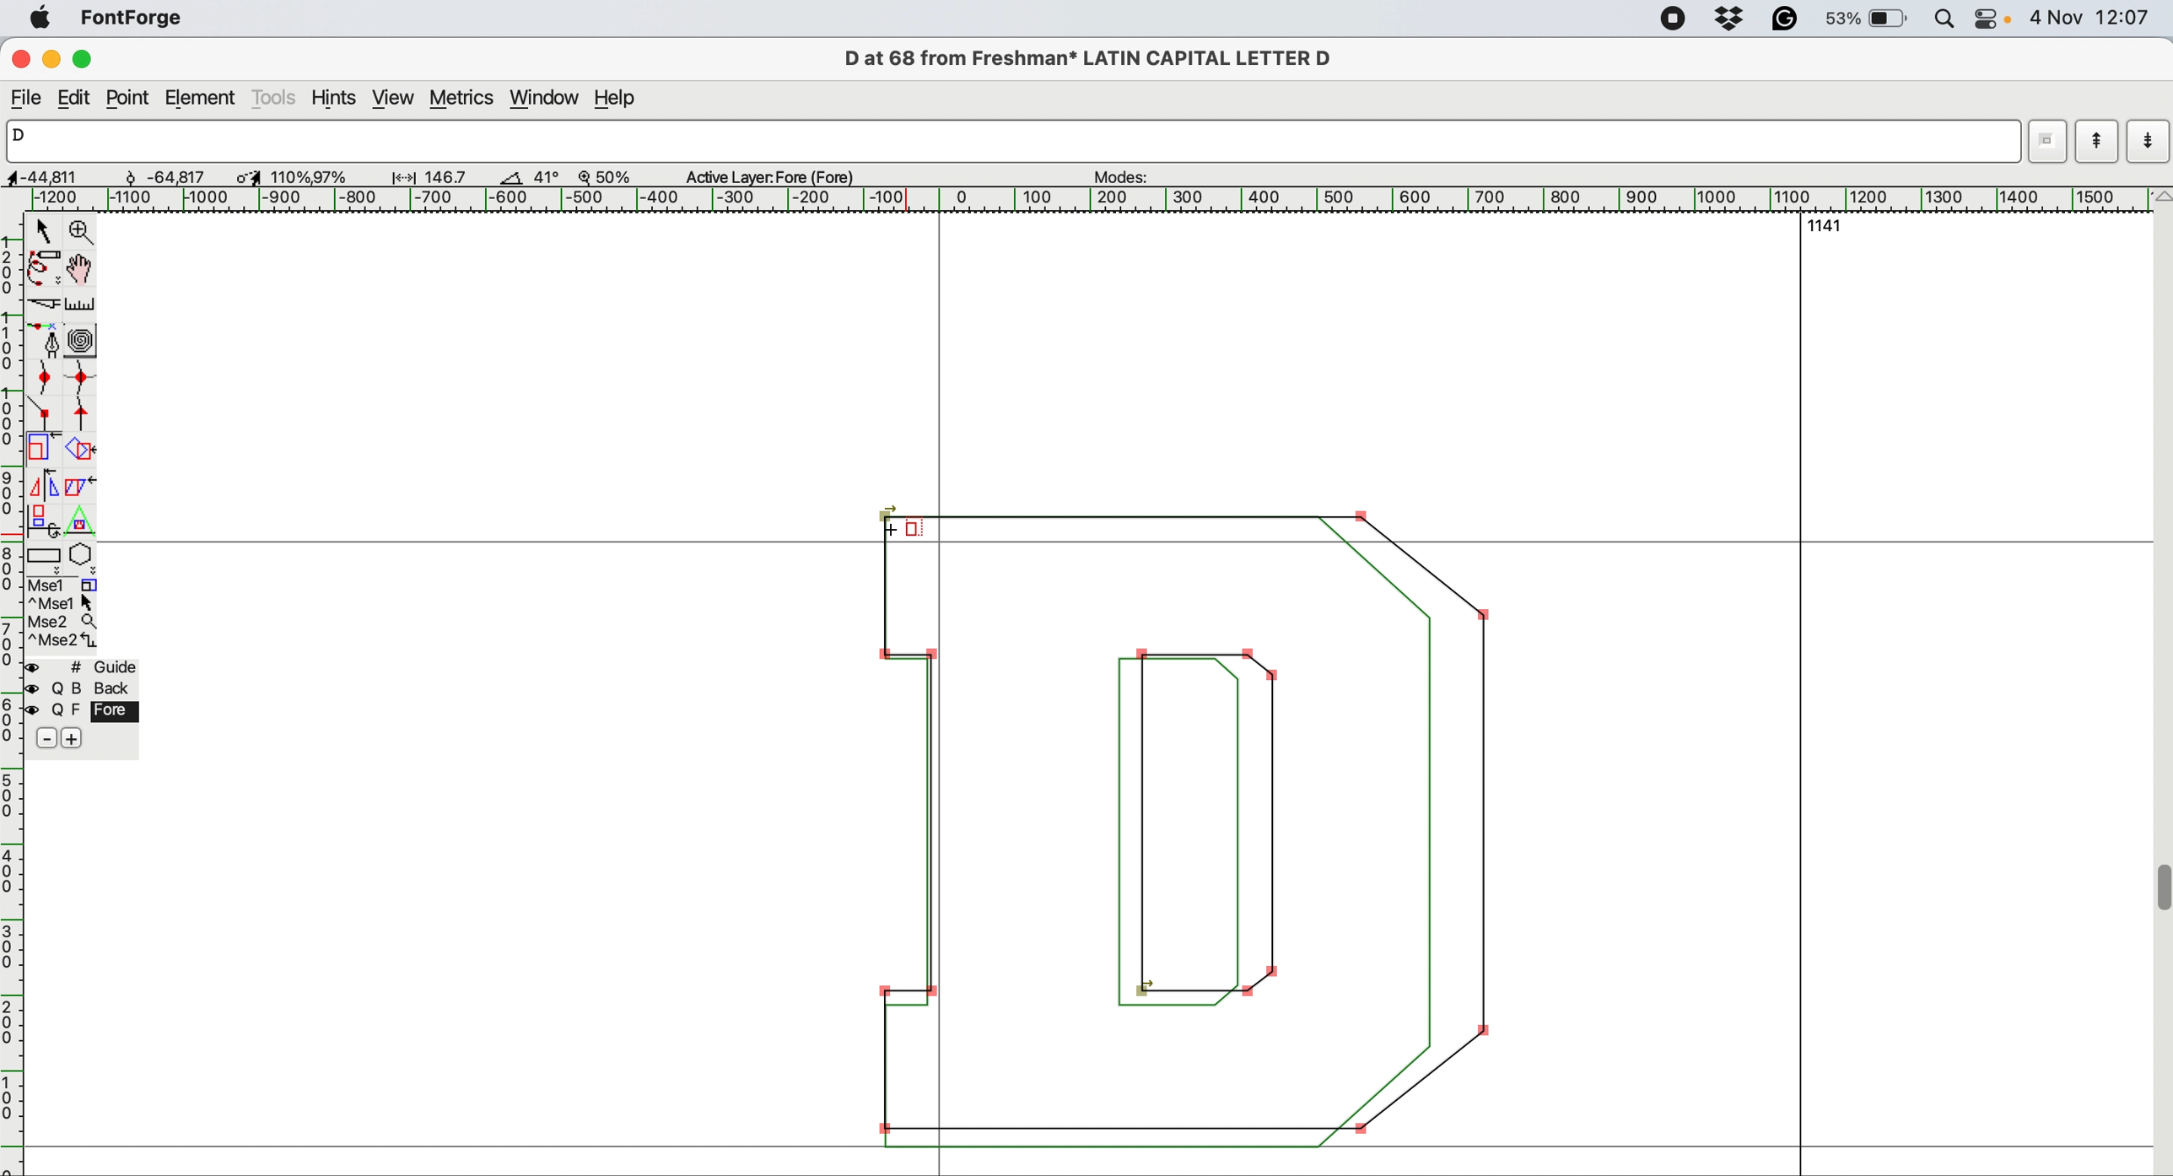 The height and width of the screenshot is (1176, 2173). I want to click on grammarly, so click(1793, 19).